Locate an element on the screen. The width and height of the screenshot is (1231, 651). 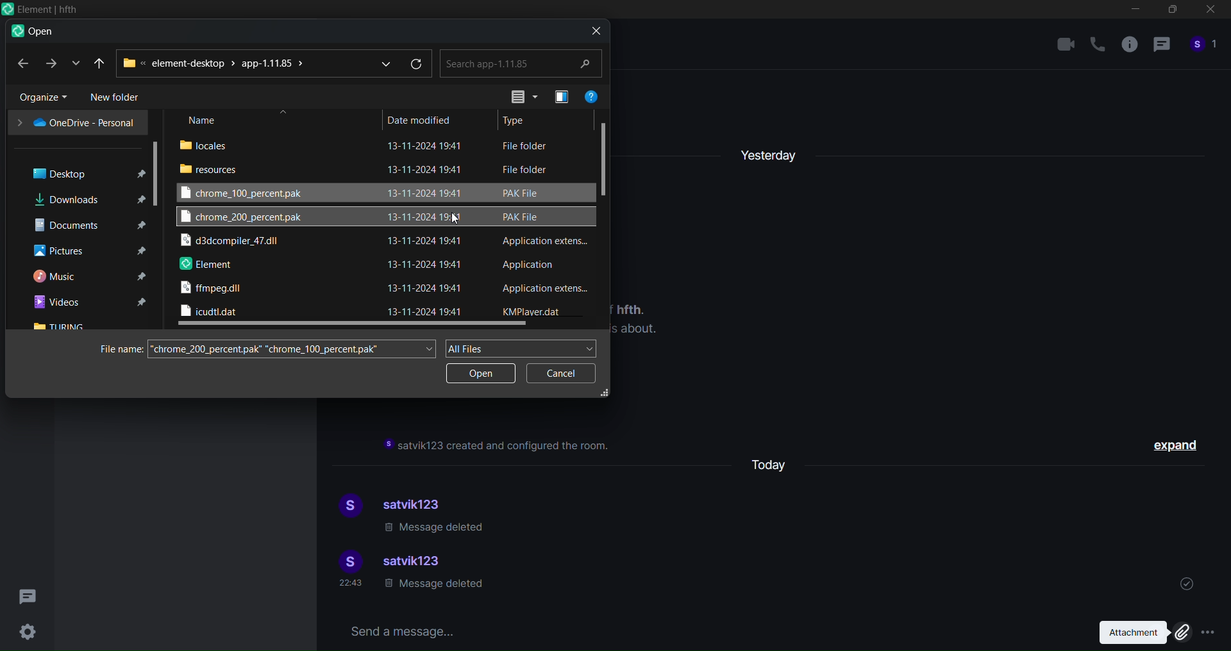
downloads is located at coordinates (85, 199).